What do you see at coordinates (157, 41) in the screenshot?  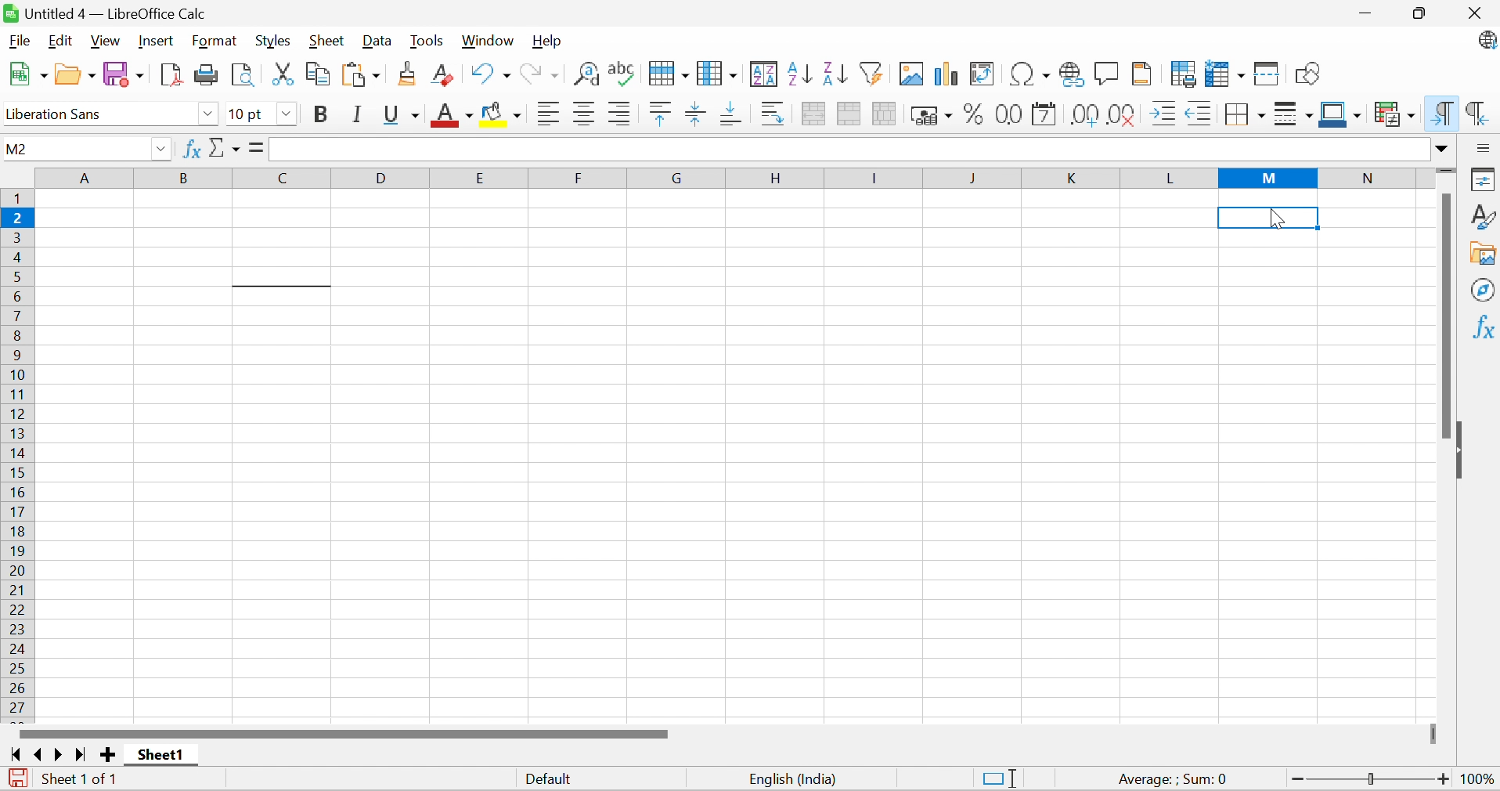 I see `Insert` at bounding box center [157, 41].